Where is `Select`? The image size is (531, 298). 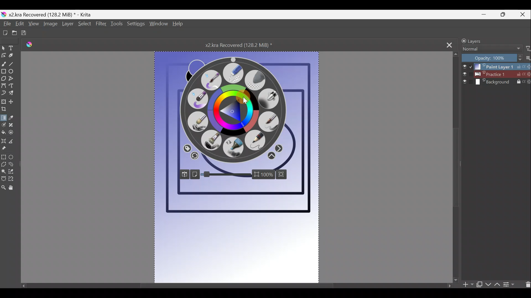
Select is located at coordinates (84, 24).